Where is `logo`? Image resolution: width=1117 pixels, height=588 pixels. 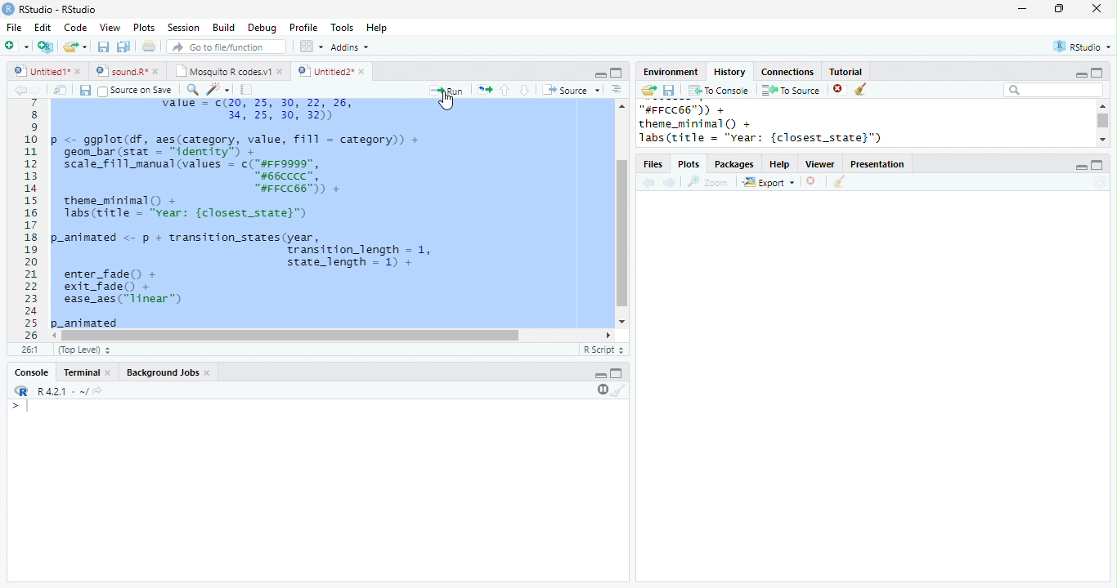
logo is located at coordinates (8, 9).